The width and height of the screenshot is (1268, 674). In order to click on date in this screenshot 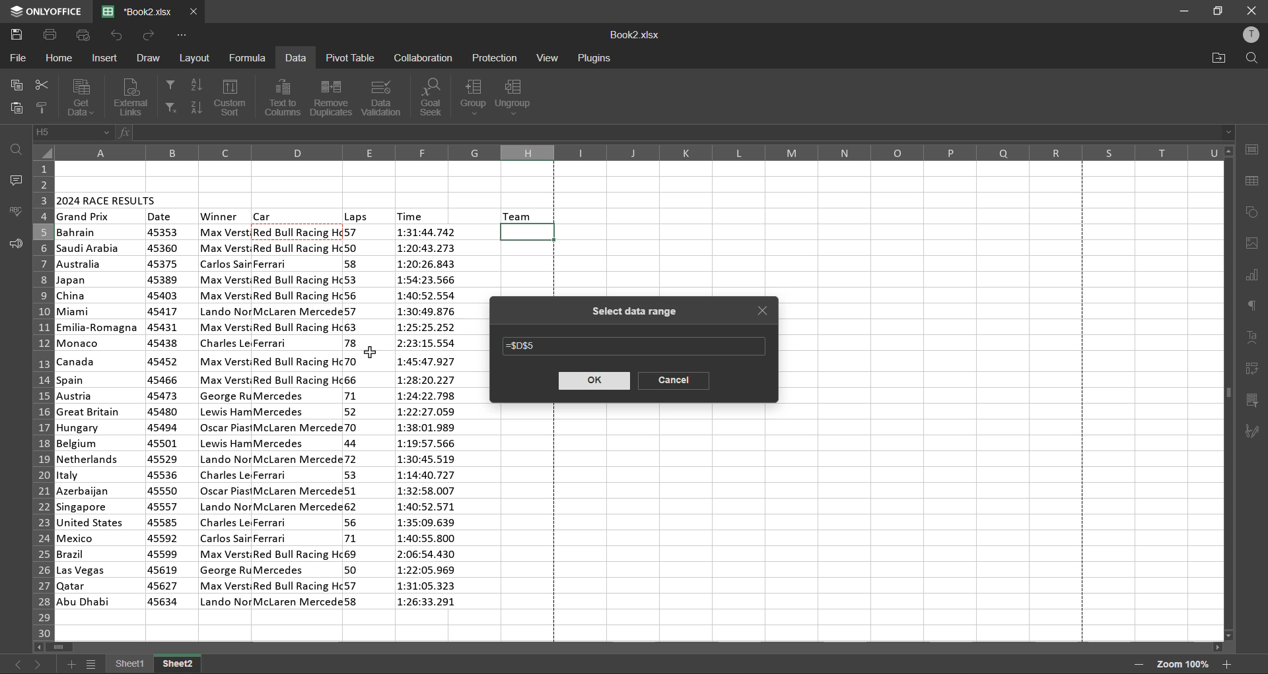, I will do `click(160, 216)`.